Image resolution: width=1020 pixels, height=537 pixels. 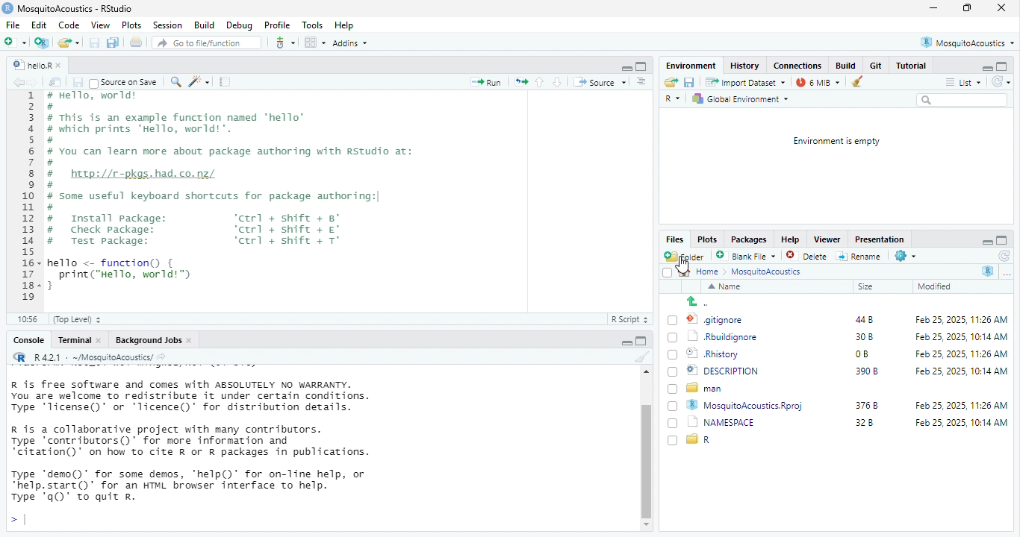 I want to click on refresh, so click(x=1003, y=83).